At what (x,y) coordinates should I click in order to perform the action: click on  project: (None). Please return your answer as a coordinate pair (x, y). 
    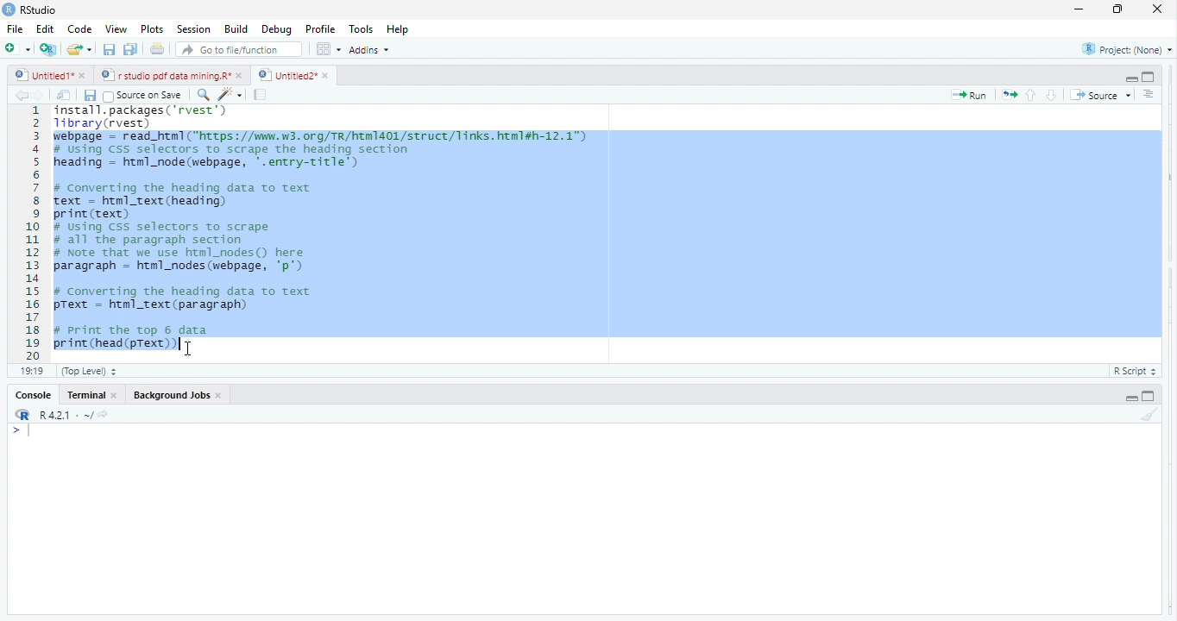
    Looking at the image, I should click on (1128, 52).